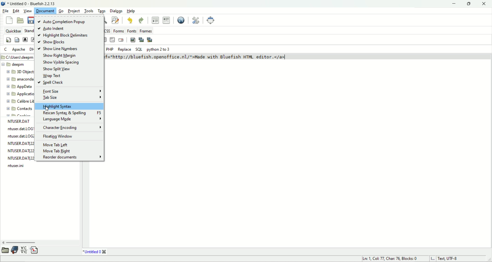 The image size is (492, 262). What do you see at coordinates (72, 157) in the screenshot?
I see `reorder document` at bounding box center [72, 157].